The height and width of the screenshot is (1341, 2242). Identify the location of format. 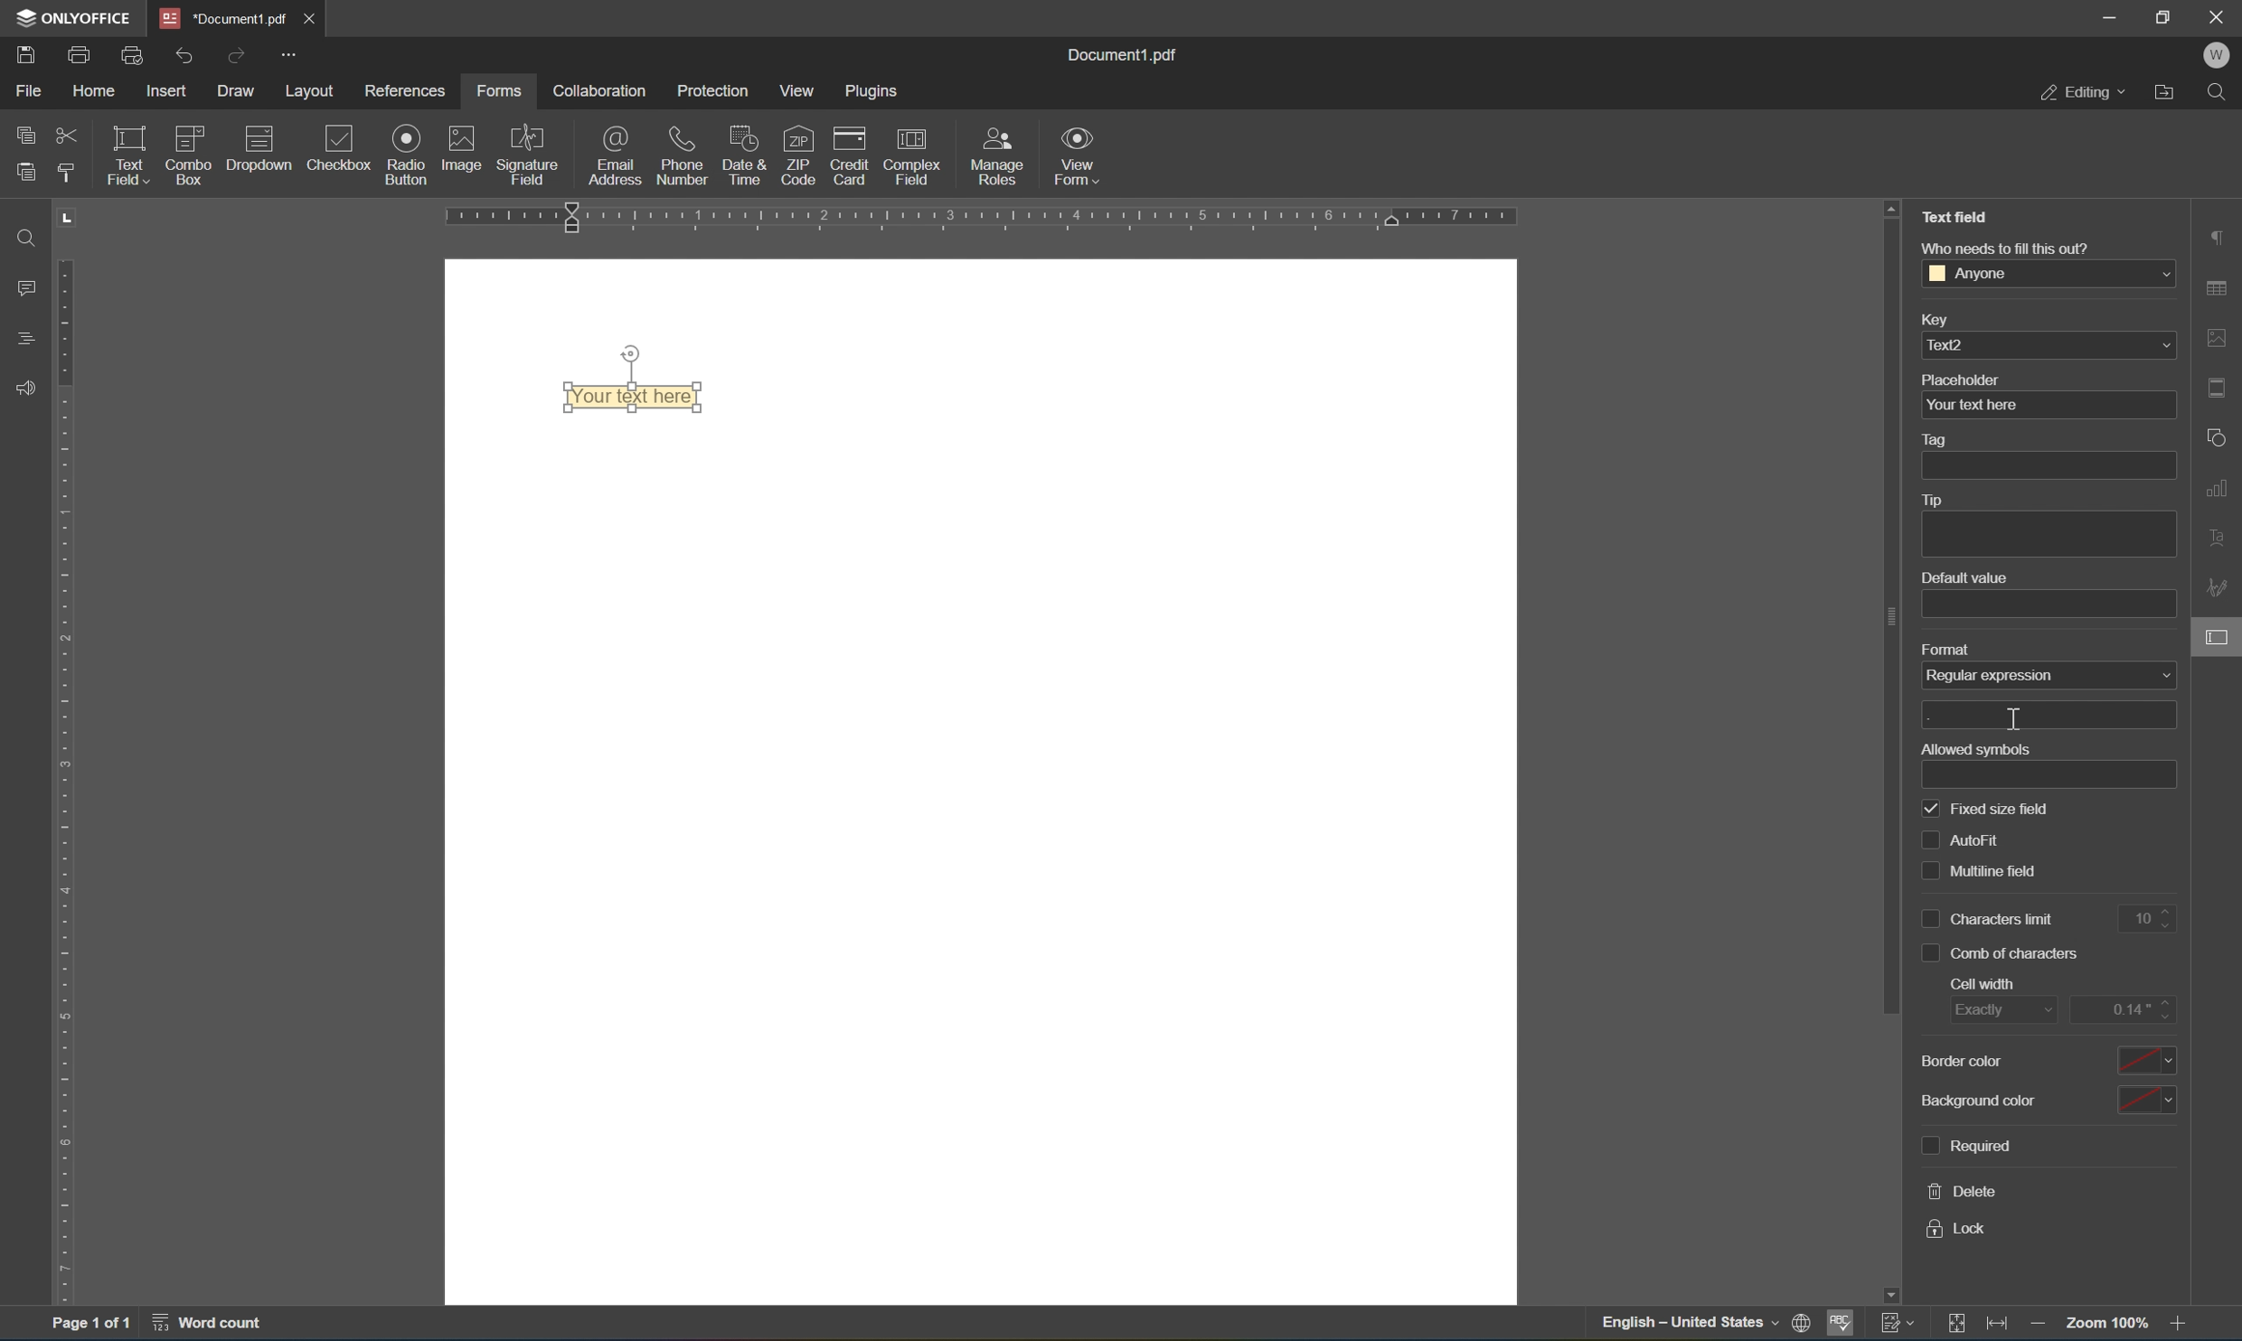
(1942, 649).